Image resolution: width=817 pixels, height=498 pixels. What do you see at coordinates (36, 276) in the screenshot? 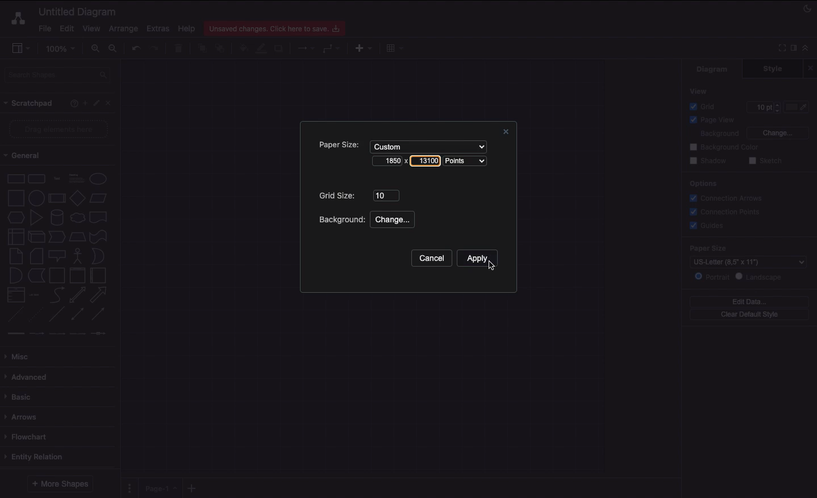
I see `Data storage` at bounding box center [36, 276].